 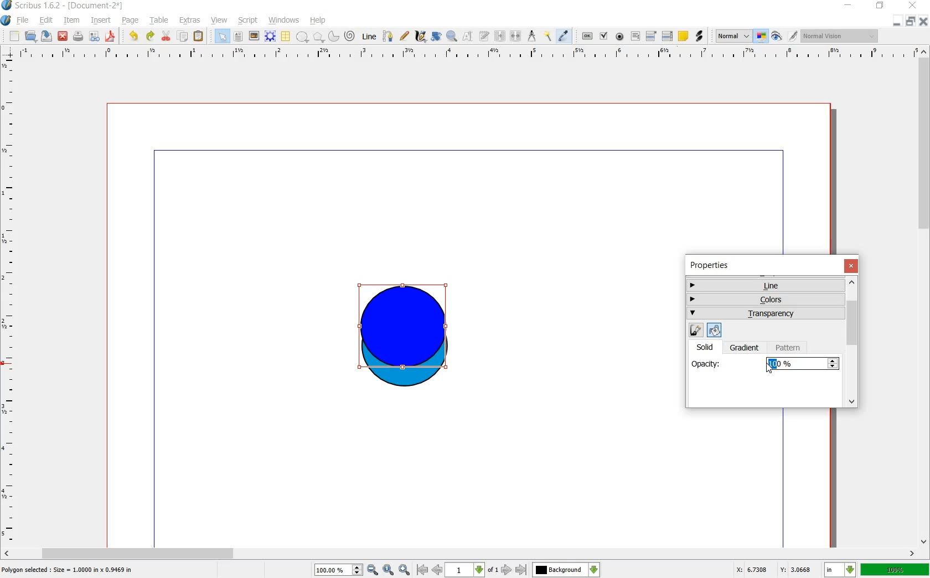 I want to click on cut, so click(x=167, y=37).